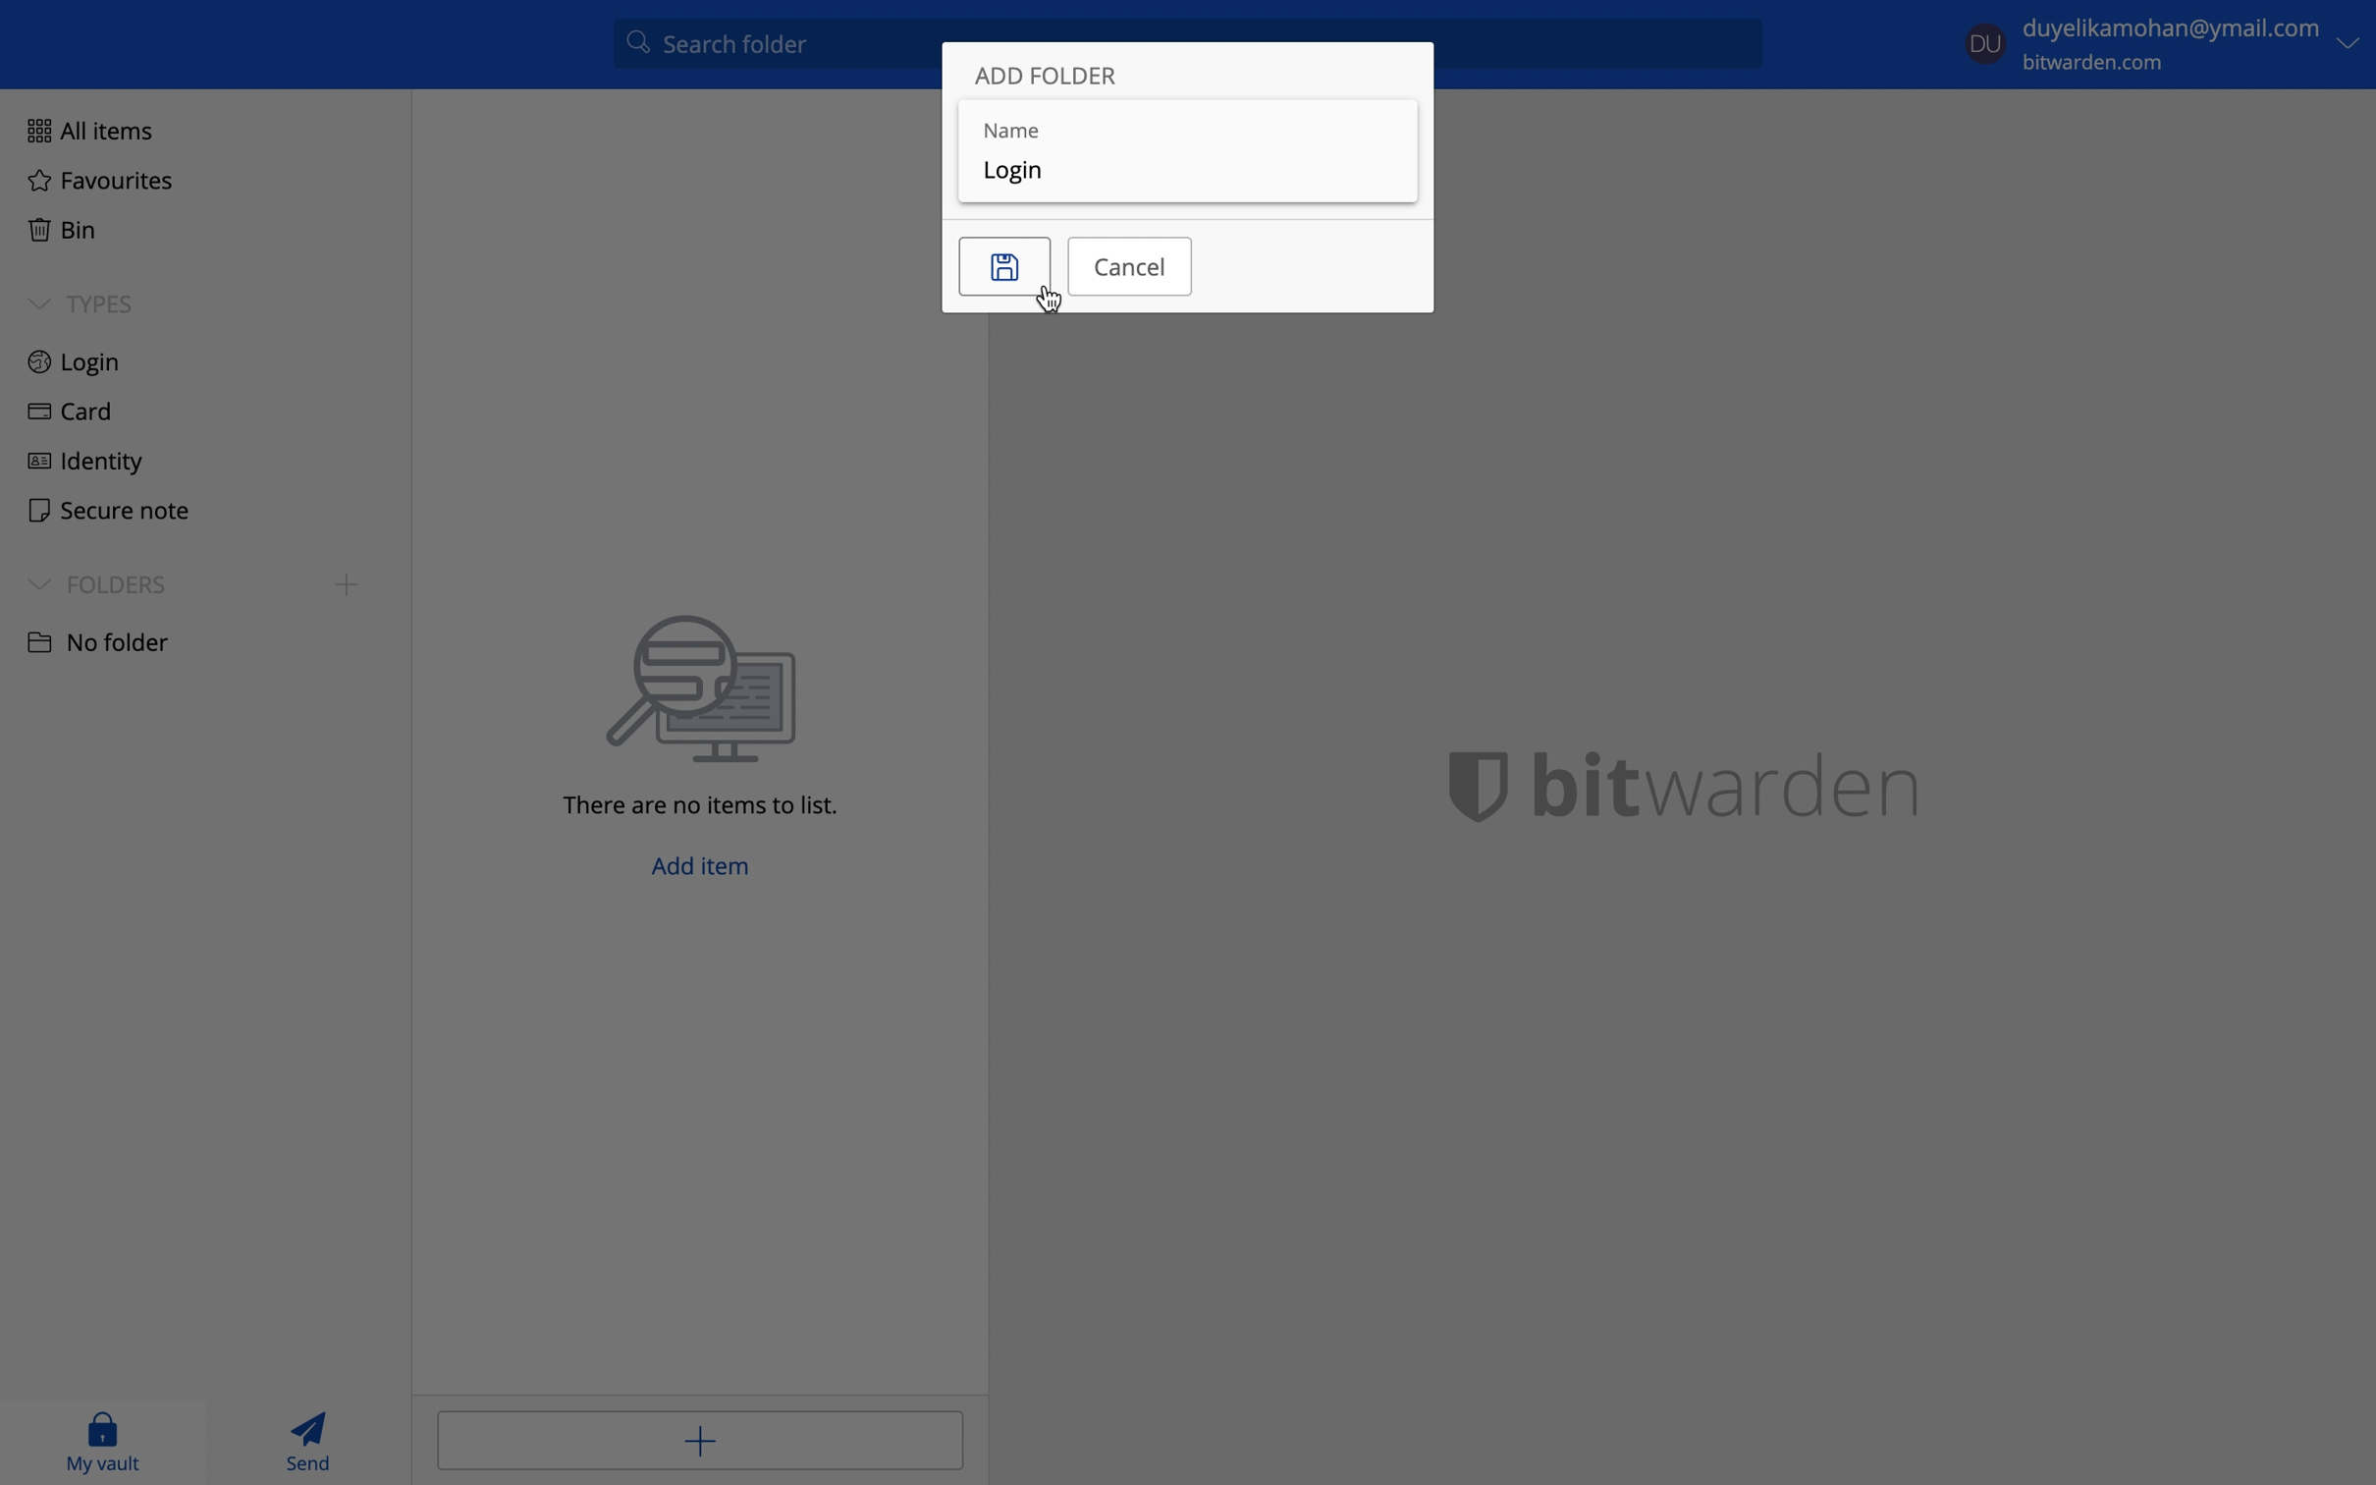 This screenshot has height=1485, width=2376. Describe the element at coordinates (81, 303) in the screenshot. I see `types` at that location.